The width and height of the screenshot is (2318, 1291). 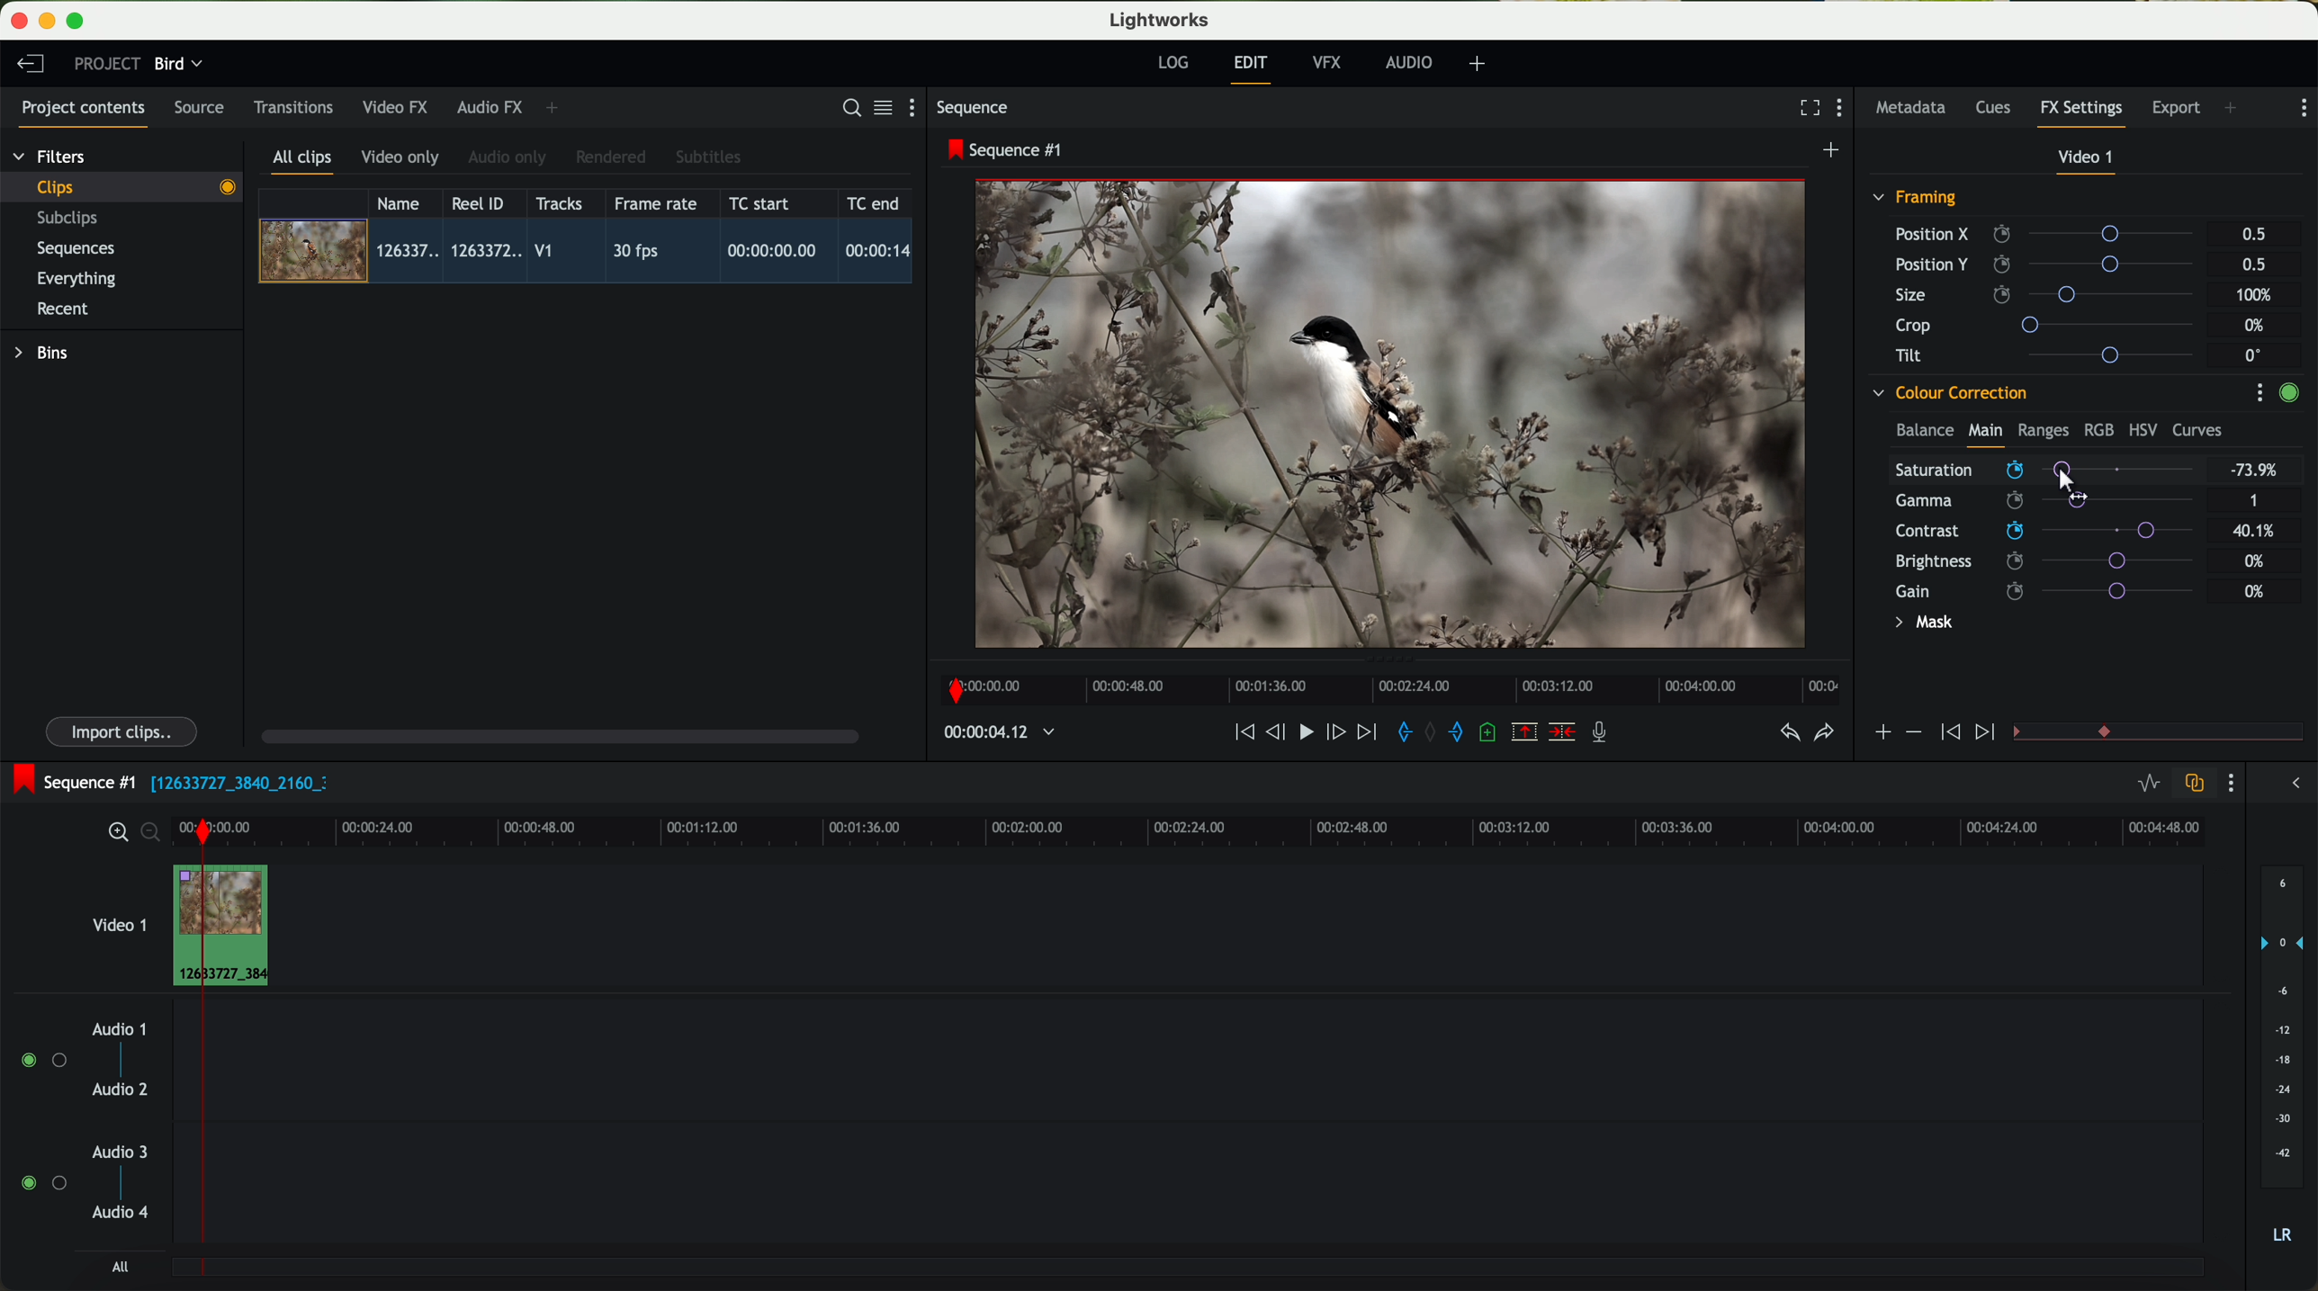 What do you see at coordinates (120, 1267) in the screenshot?
I see `all` at bounding box center [120, 1267].